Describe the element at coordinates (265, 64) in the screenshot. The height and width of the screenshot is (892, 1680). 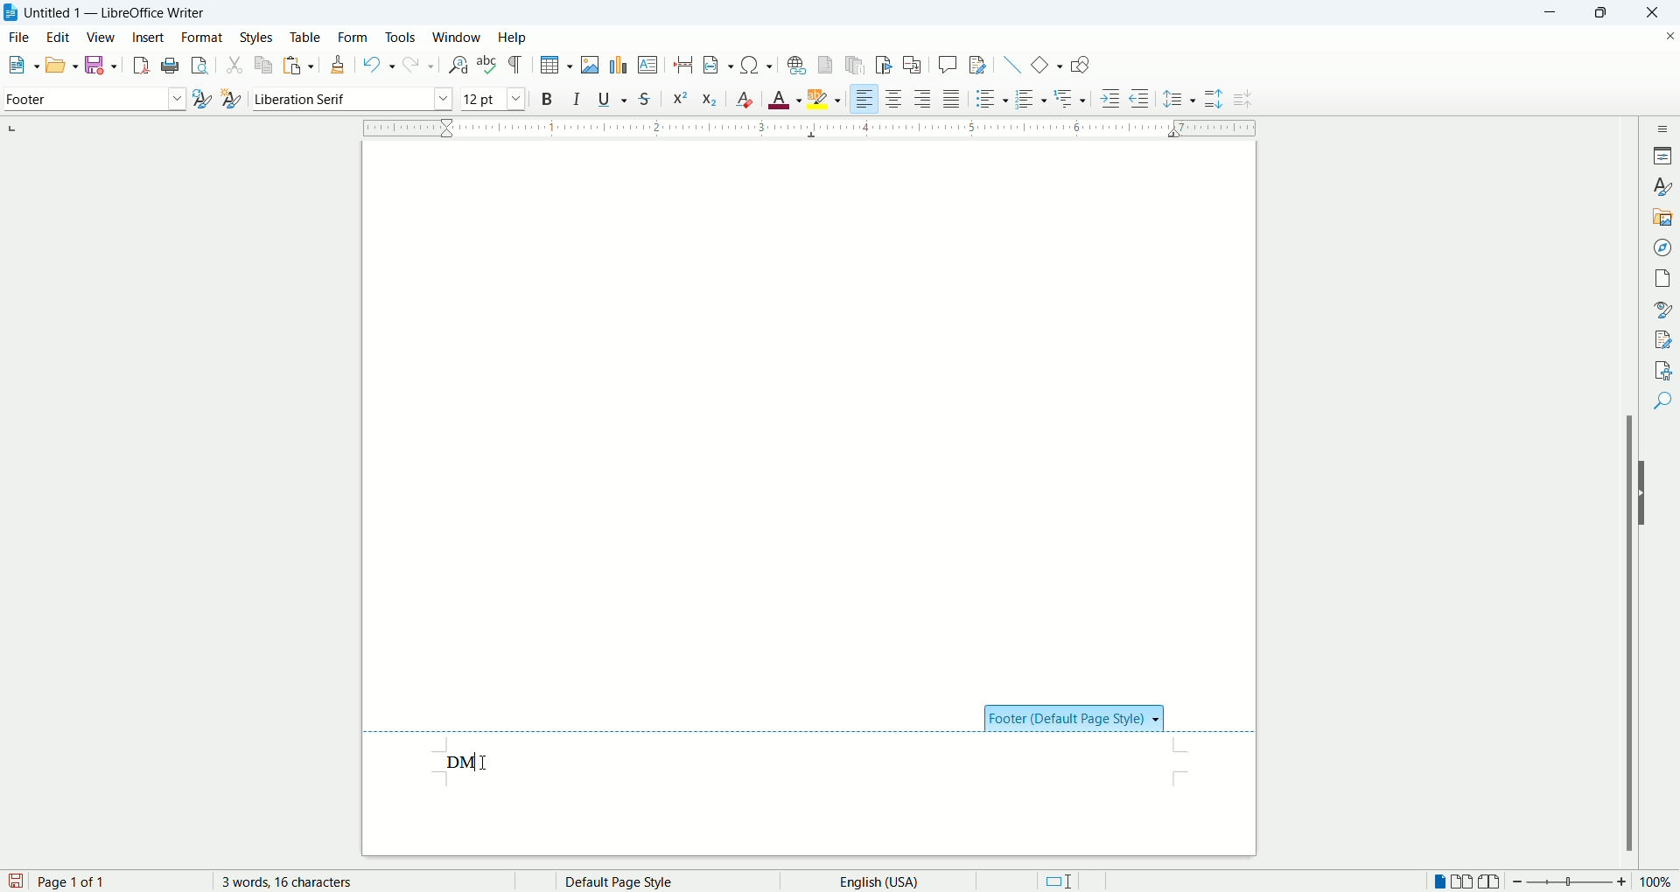
I see `copy` at that location.